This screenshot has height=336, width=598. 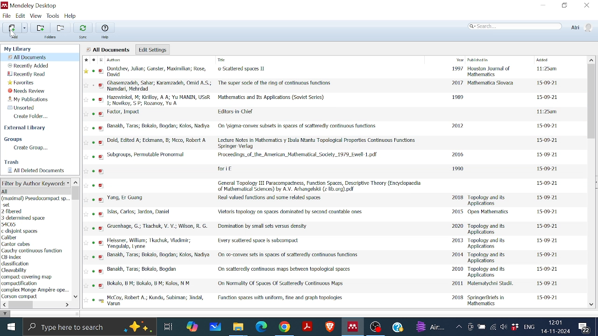 What do you see at coordinates (283, 283) in the screenshot?
I see `Title` at bounding box center [283, 283].